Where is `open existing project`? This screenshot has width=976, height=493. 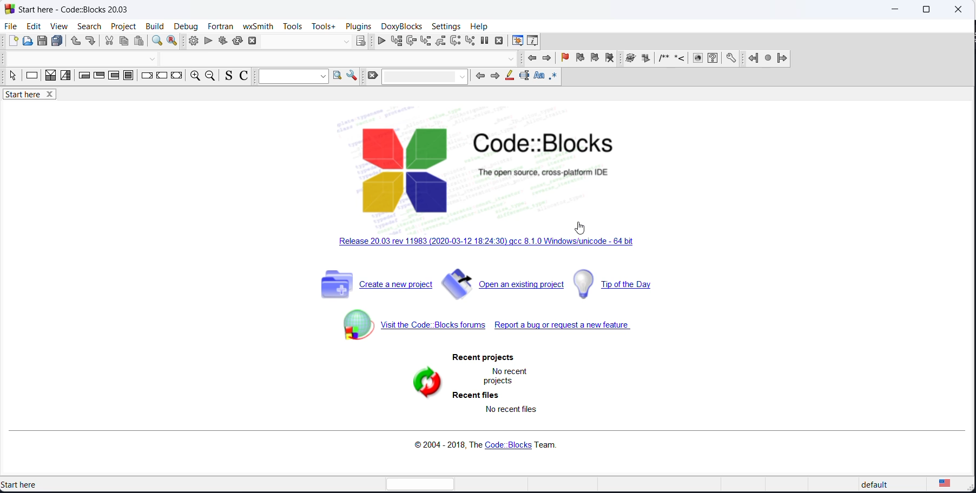
open existing project is located at coordinates (505, 284).